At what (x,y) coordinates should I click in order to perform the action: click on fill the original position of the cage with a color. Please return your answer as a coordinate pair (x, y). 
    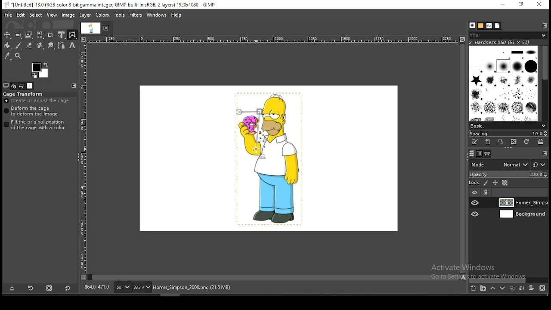
    Looking at the image, I should click on (37, 125).